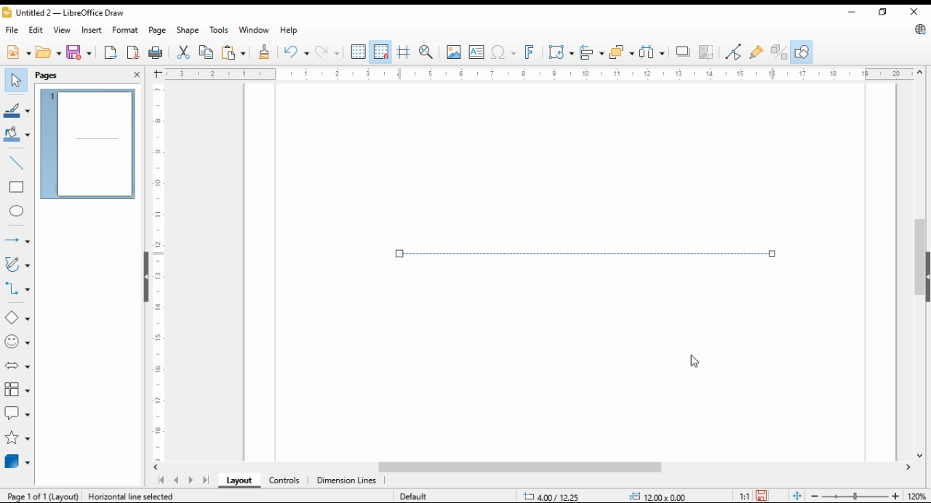 This screenshot has height=503, width=931. Describe the element at coordinates (17, 411) in the screenshot. I see `callout shapes` at that location.